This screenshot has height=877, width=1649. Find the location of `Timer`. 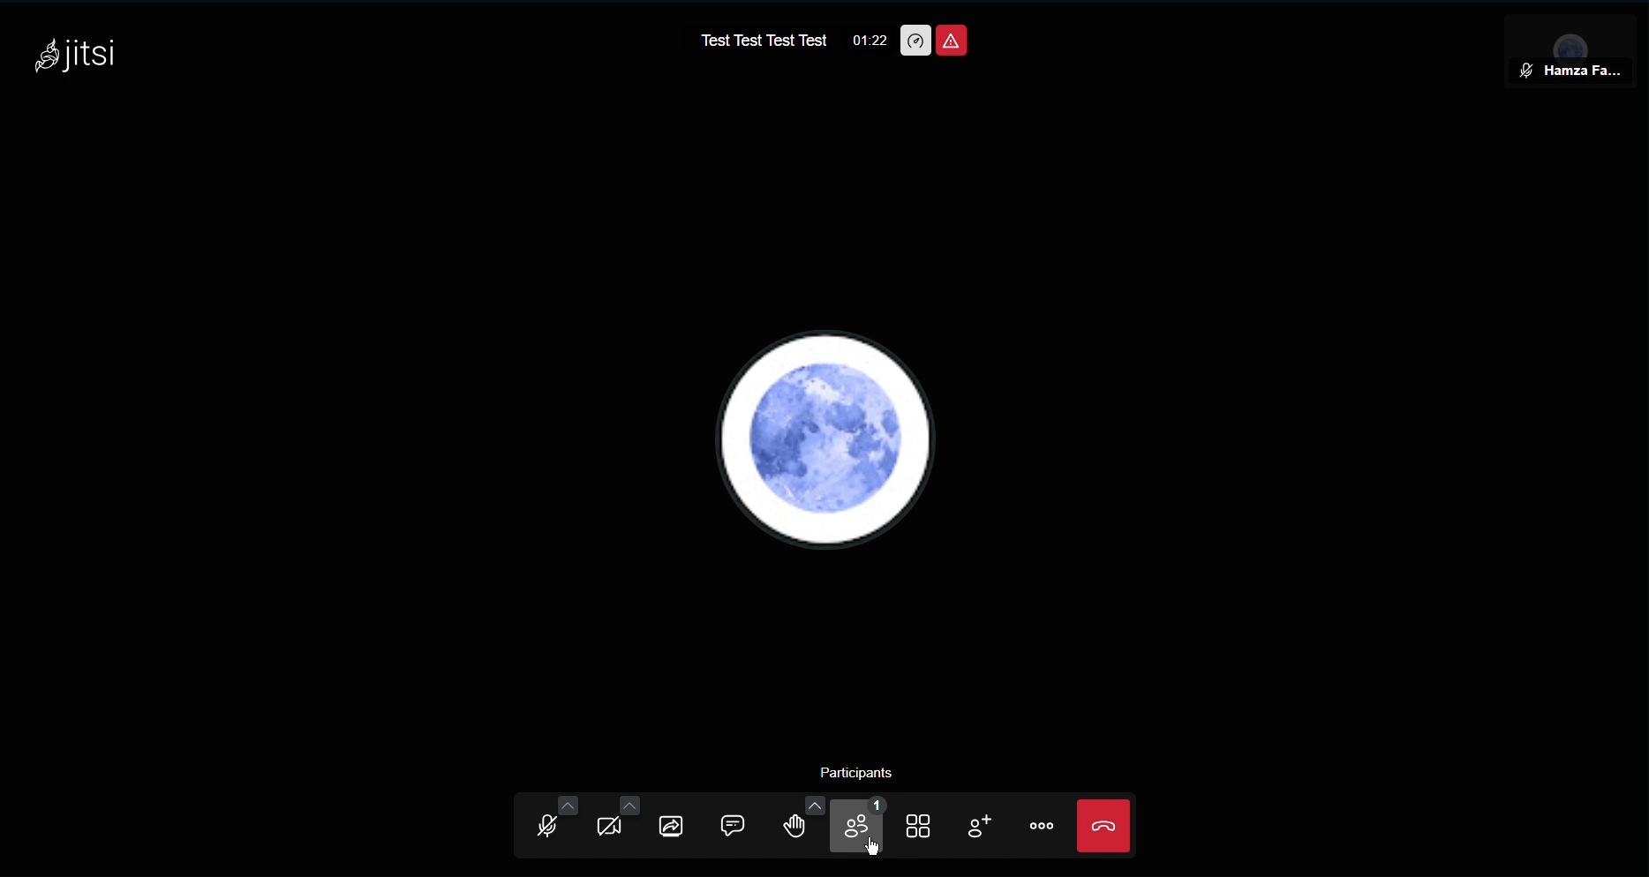

Timer is located at coordinates (864, 41).